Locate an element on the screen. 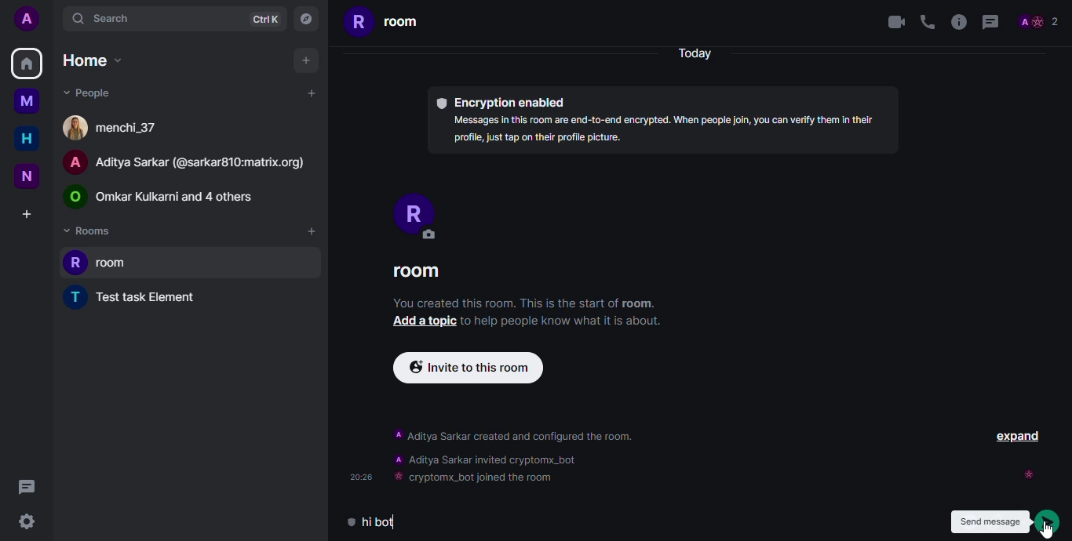 The image size is (1072, 541). You created this room. This is the start of room.
Add a topic to help people know what it is about. is located at coordinates (531, 315).